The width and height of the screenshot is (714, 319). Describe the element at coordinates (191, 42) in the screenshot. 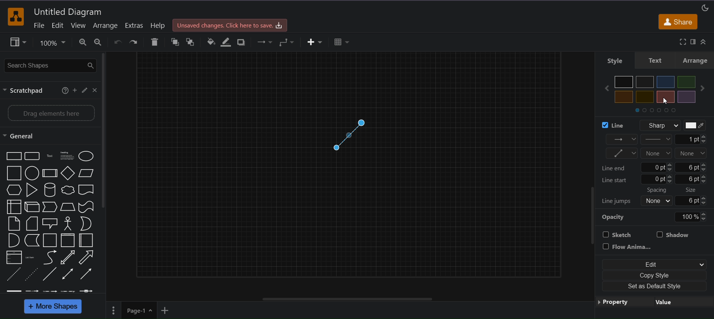

I see `to back` at that location.